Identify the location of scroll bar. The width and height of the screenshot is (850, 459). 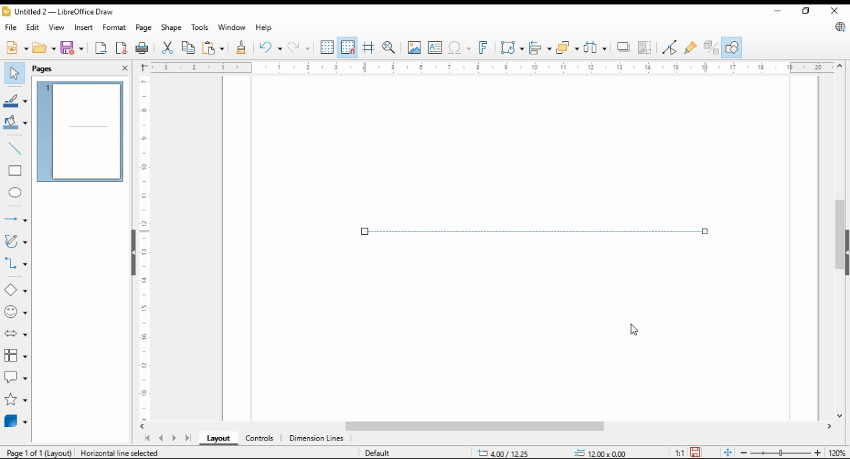
(839, 241).